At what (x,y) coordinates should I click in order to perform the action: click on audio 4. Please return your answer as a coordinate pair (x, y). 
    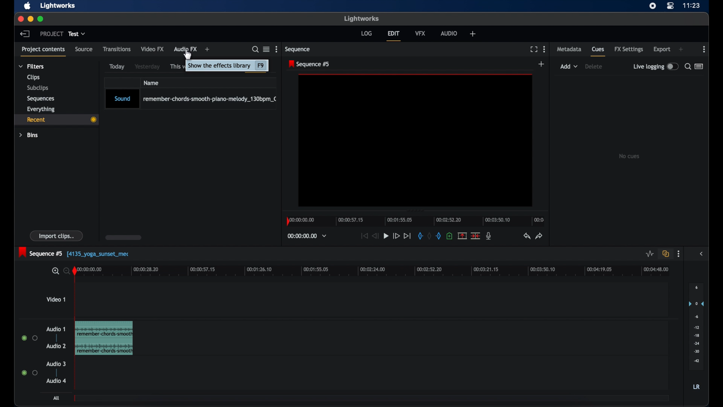
    Looking at the image, I should click on (56, 381).